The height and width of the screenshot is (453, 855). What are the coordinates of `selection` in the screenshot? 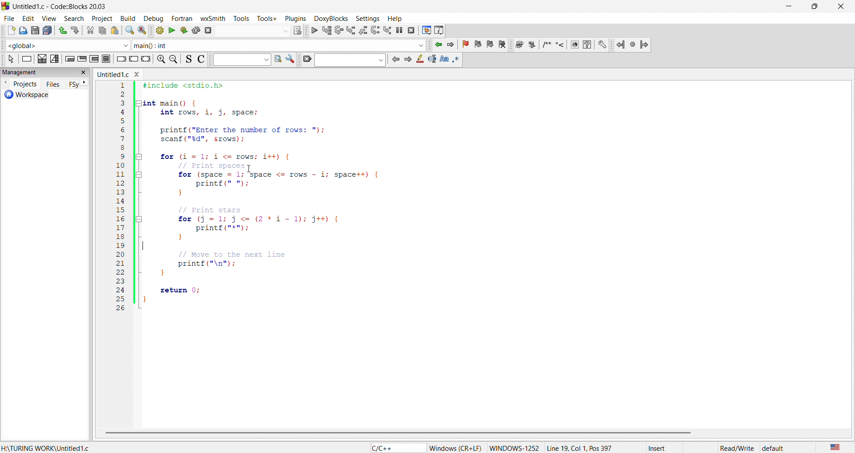 It's located at (53, 59).